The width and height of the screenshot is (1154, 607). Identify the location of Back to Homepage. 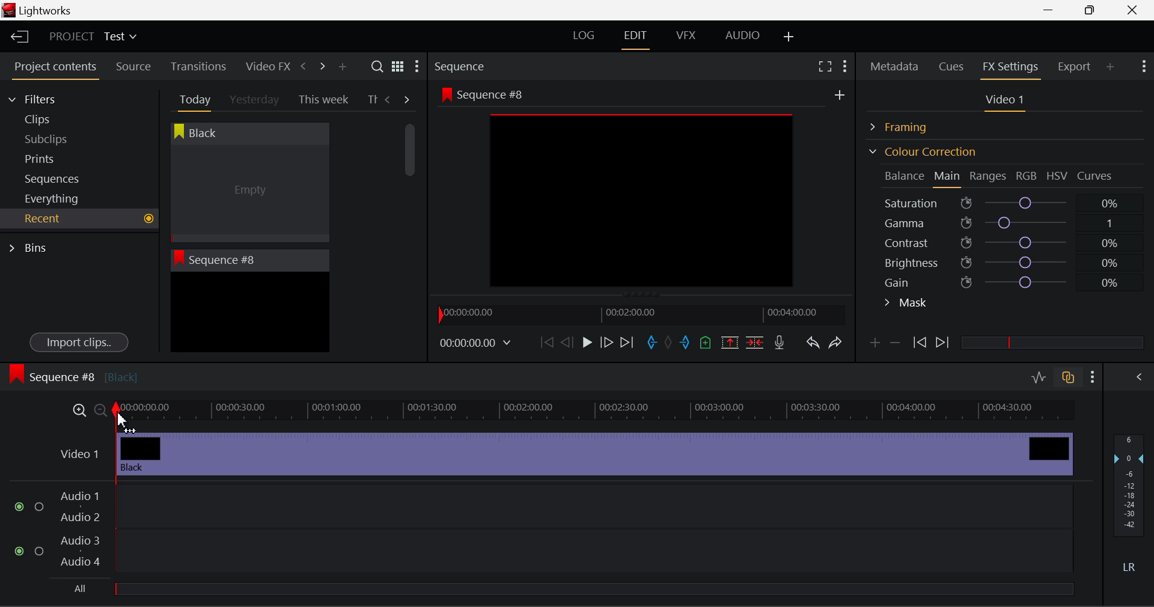
(16, 37).